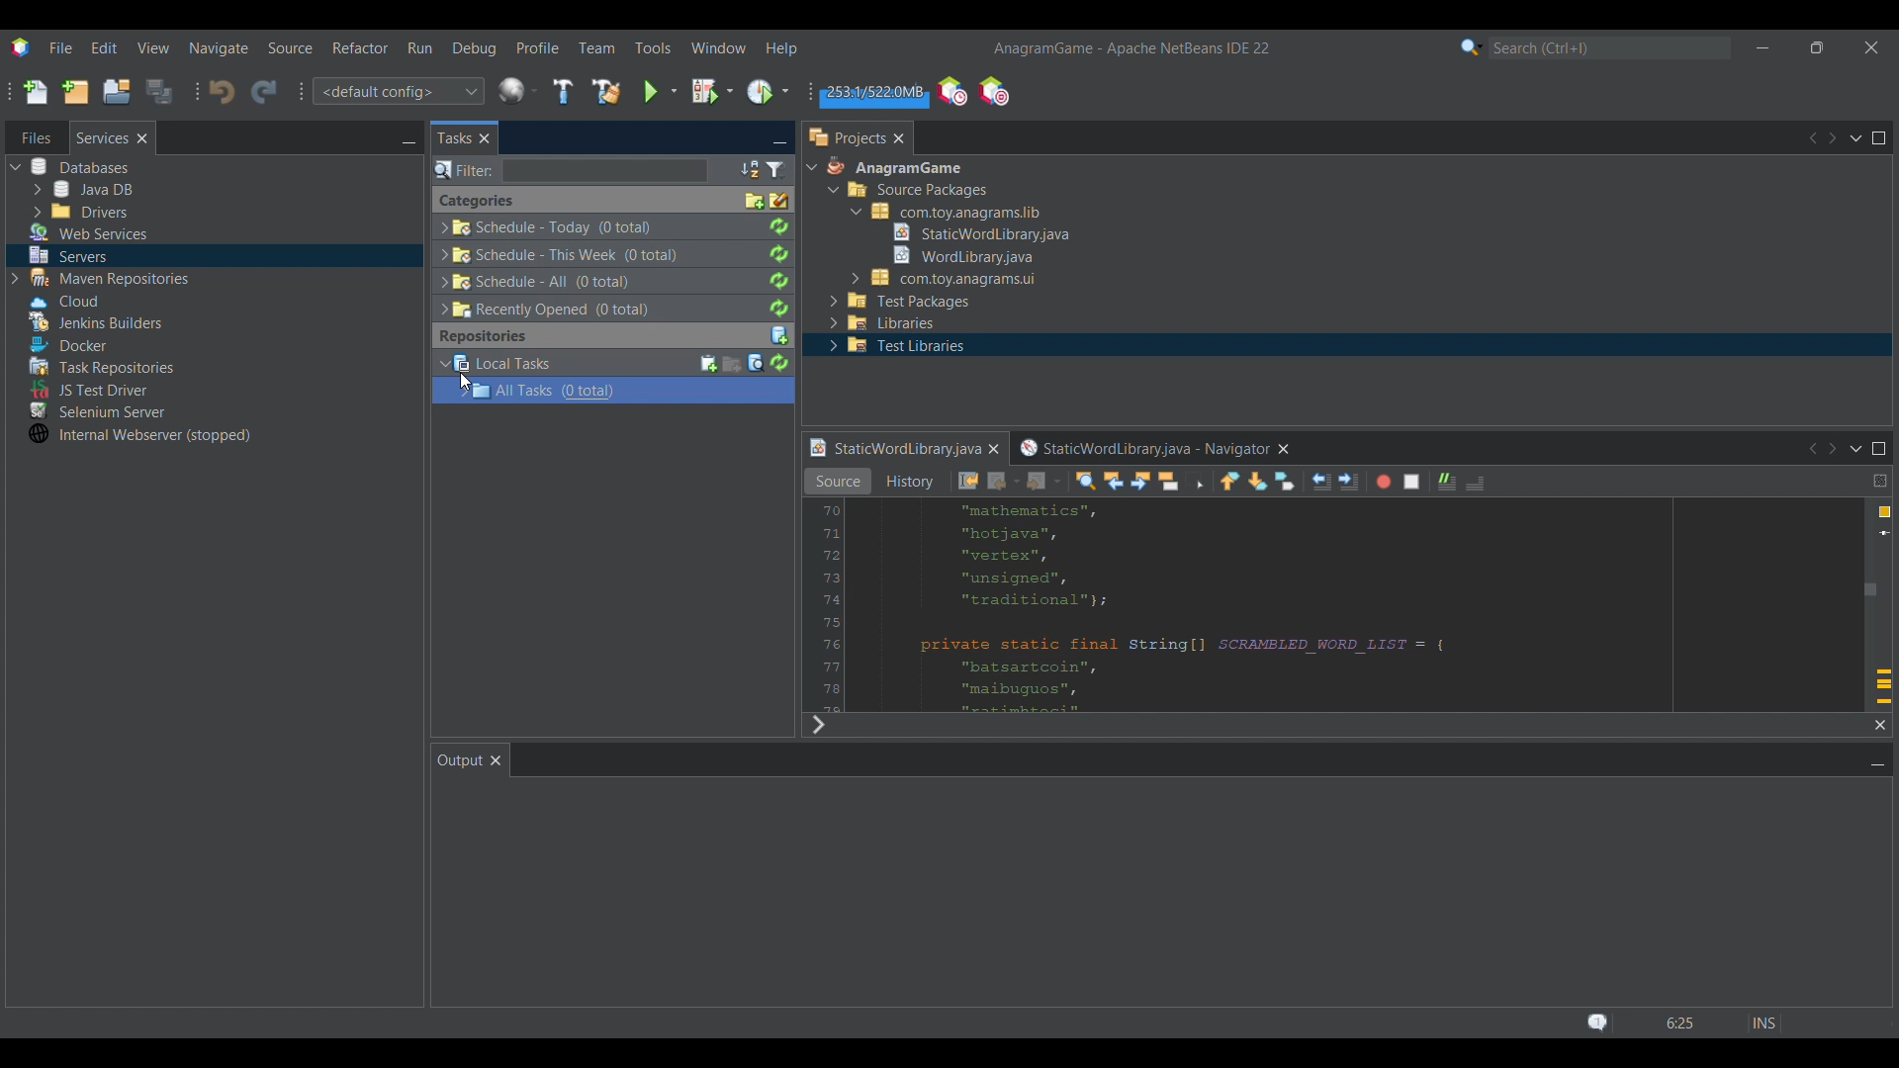 This screenshot has width=1899, height=1068. I want to click on Software name and version, so click(1130, 49).